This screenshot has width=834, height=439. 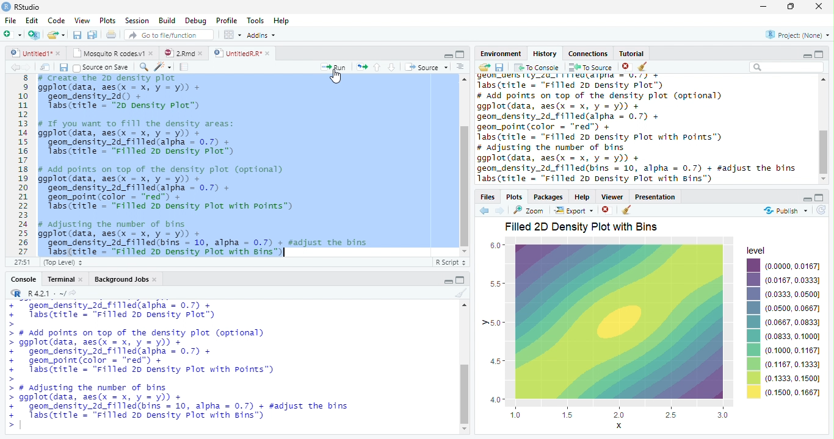 I want to click on close, so click(x=269, y=53).